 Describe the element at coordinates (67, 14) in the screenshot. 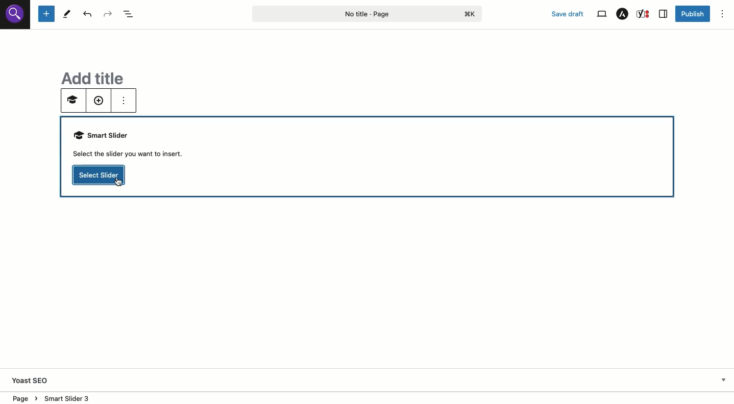

I see `Tools` at that location.